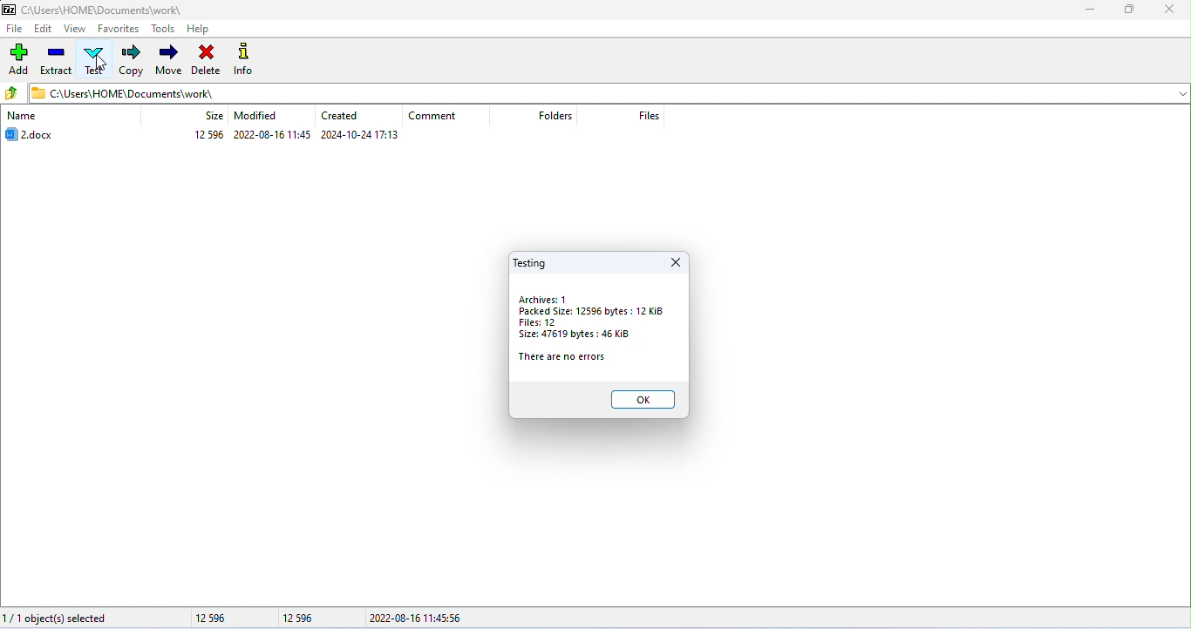 Image resolution: width=1191 pixels, height=629 pixels. I want to click on comment, so click(433, 117).